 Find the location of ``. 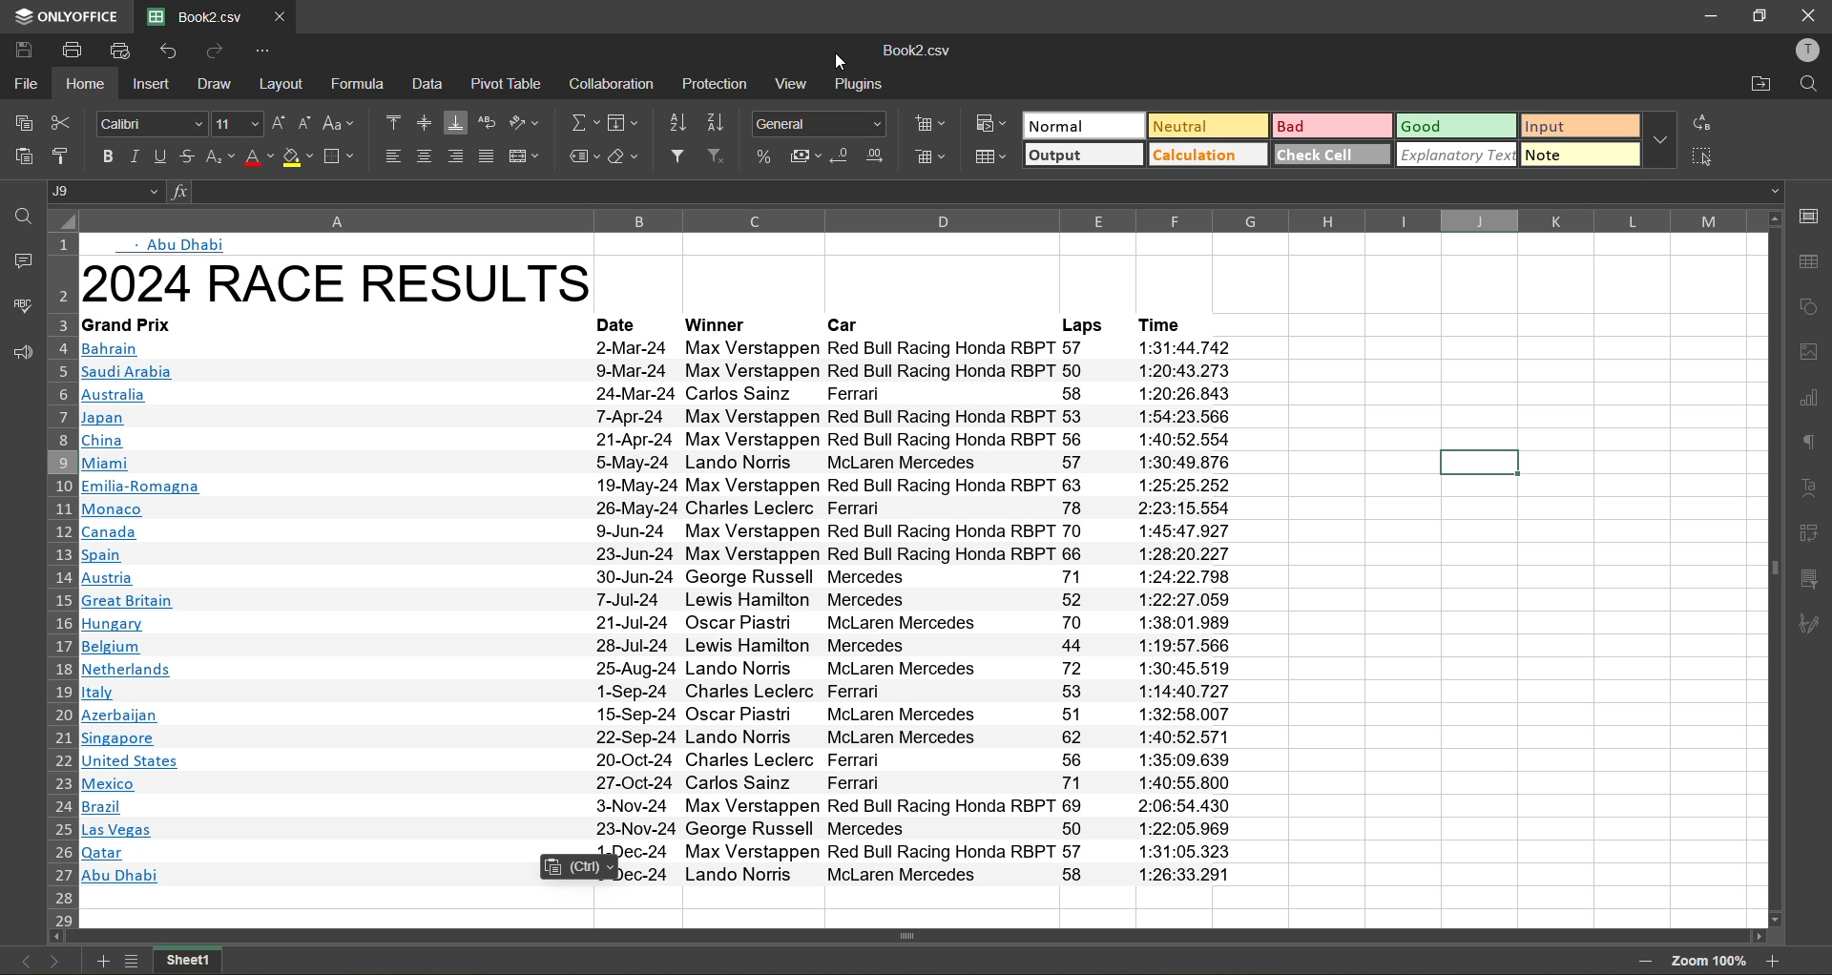

 is located at coordinates (659, 373).